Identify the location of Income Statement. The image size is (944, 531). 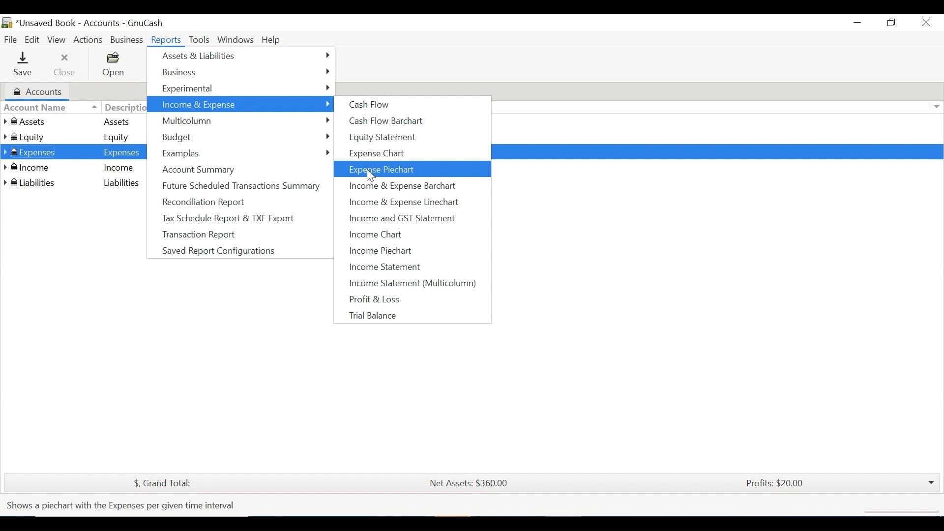
(380, 268).